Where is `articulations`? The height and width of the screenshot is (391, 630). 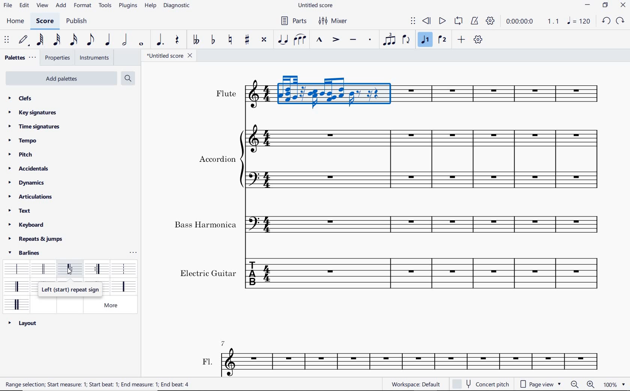 articulations is located at coordinates (31, 197).